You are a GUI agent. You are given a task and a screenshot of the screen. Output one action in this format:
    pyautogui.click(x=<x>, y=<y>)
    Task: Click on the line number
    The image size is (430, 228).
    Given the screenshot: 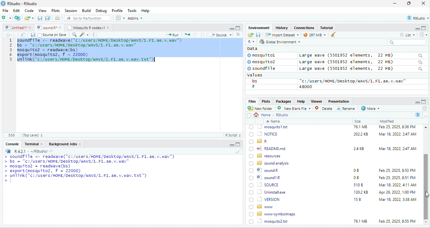 What is the action you would take?
    pyautogui.click(x=13, y=85)
    